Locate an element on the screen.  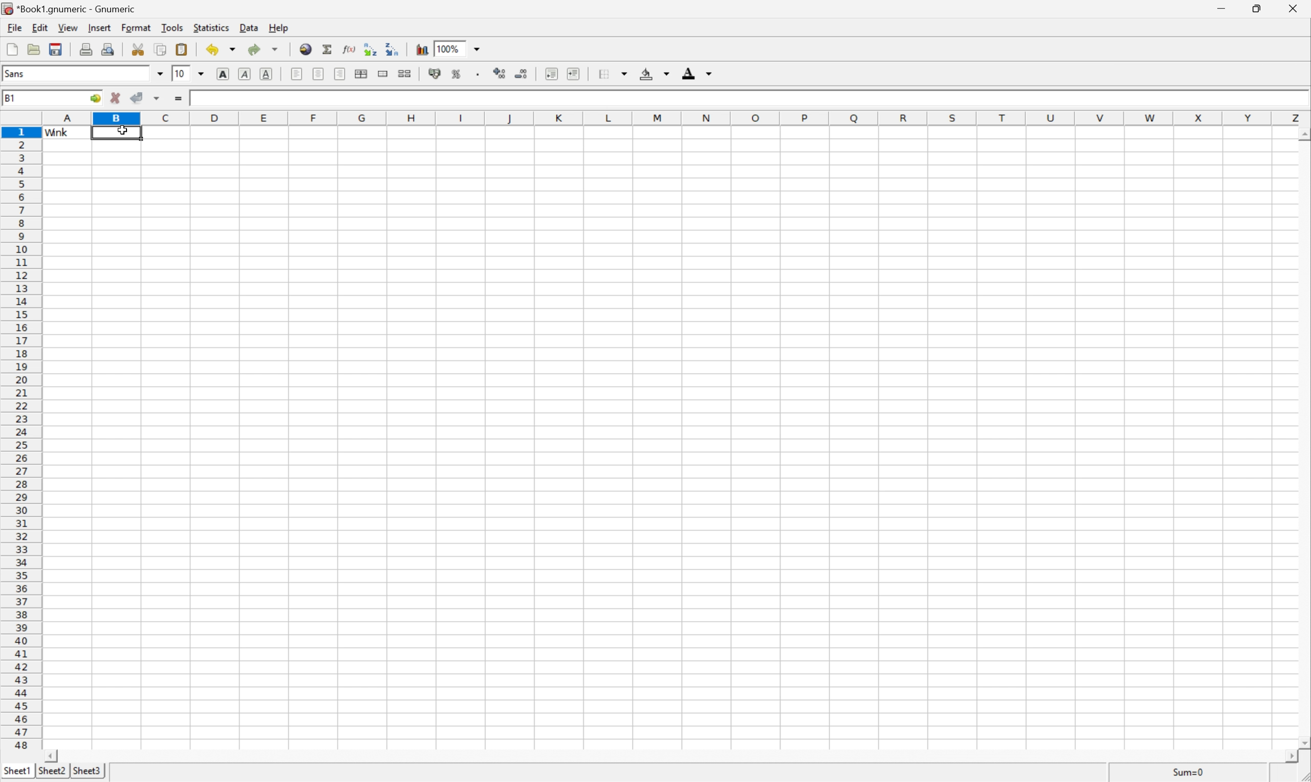
center horizontally is located at coordinates (362, 73).